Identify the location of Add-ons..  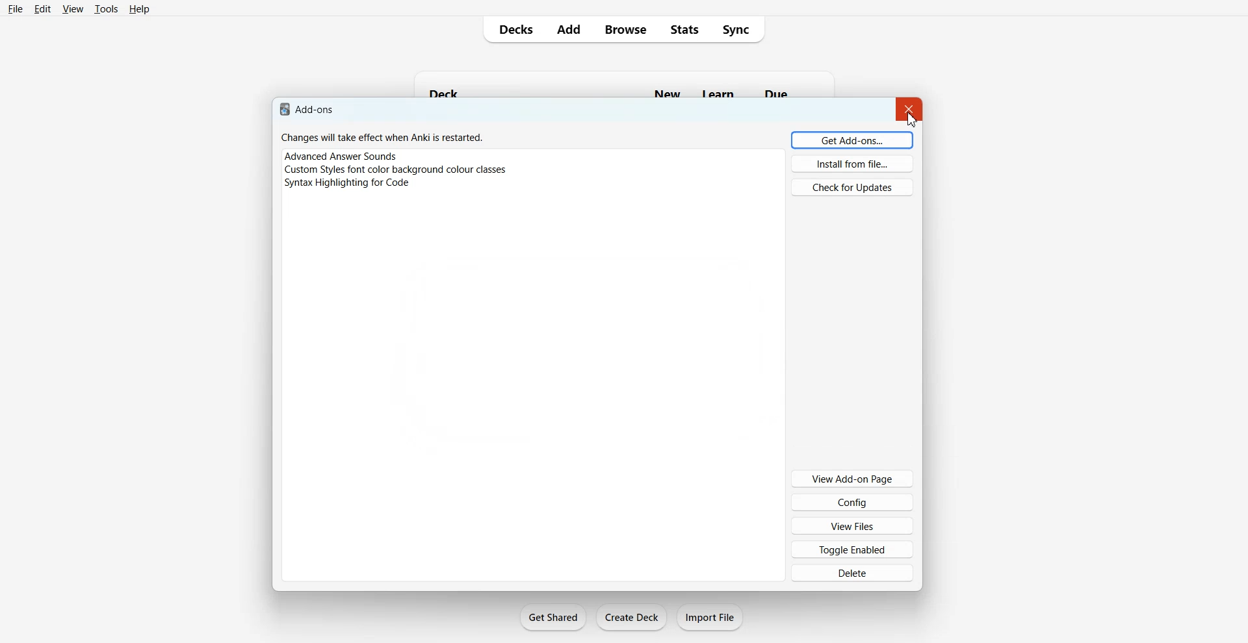
(309, 109).